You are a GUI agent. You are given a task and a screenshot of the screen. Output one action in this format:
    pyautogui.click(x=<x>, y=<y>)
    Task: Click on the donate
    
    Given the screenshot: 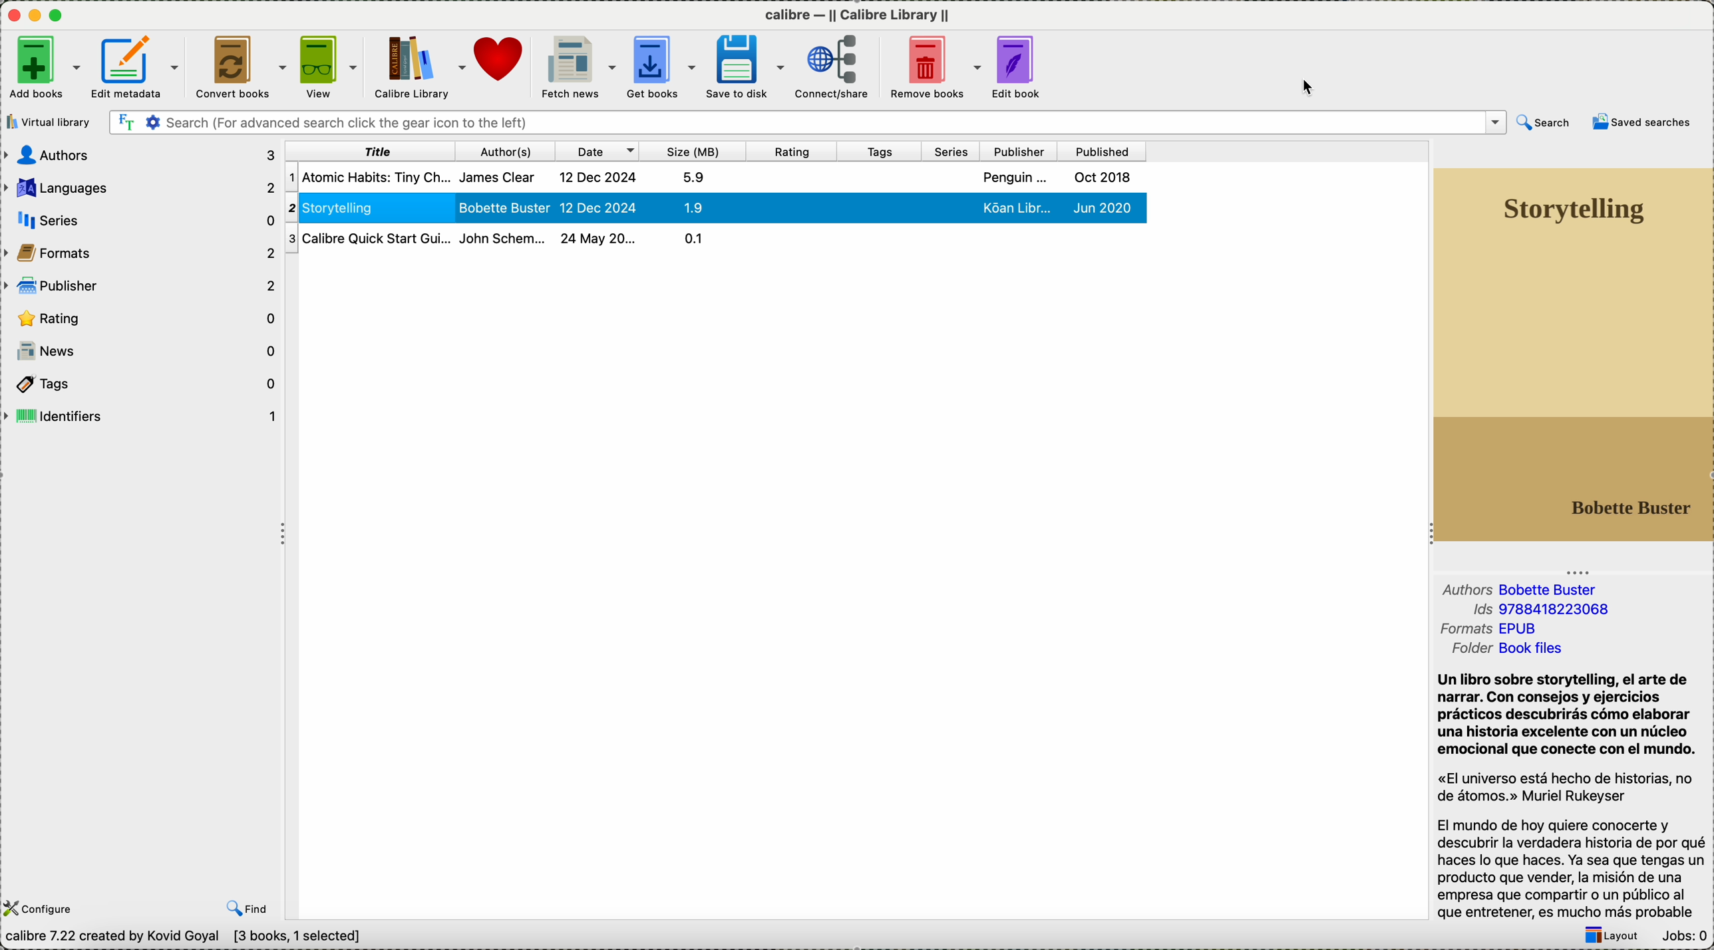 What is the action you would take?
    pyautogui.click(x=501, y=59)
    